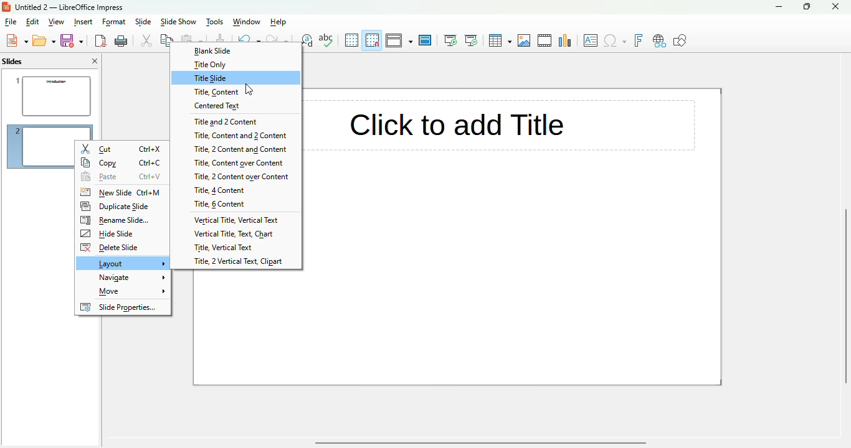 The image size is (851, 448). Describe the element at coordinates (591, 40) in the screenshot. I see `insert textbox` at that location.